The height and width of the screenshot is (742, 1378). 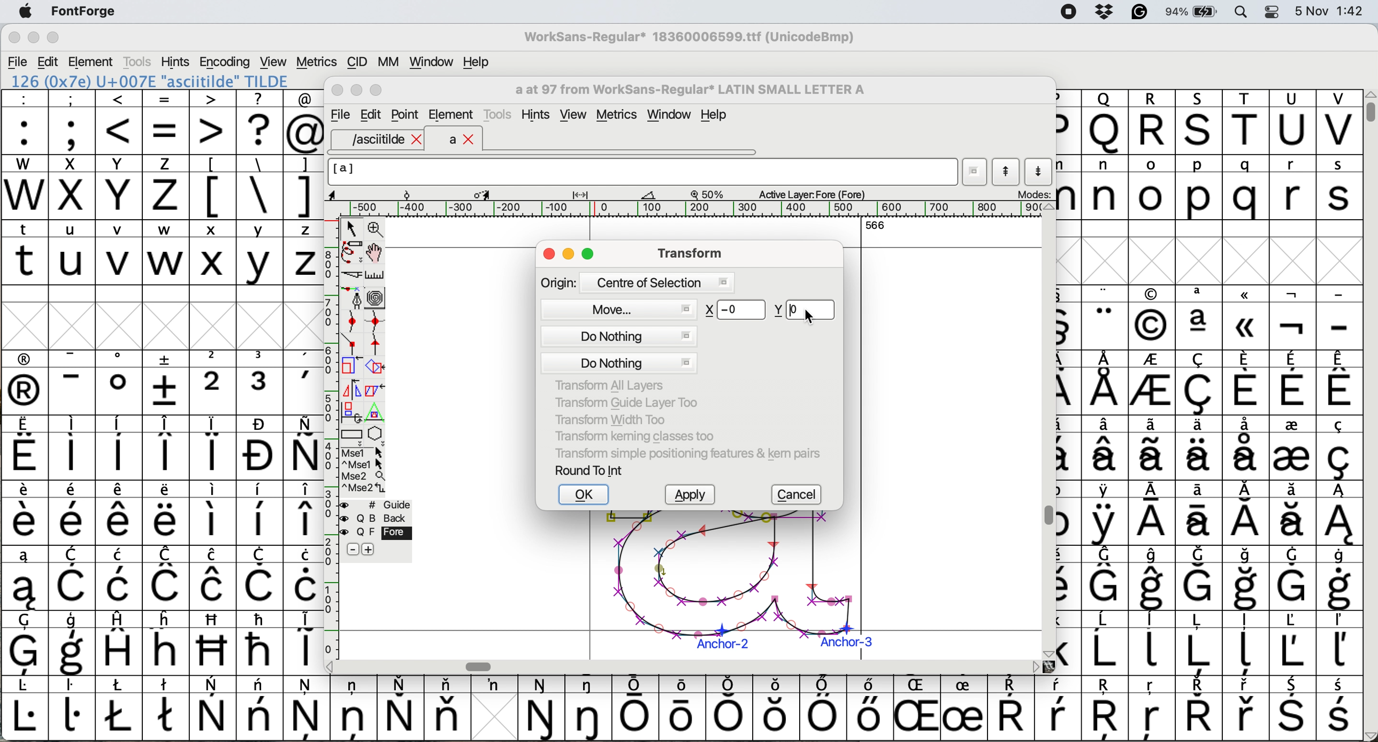 What do you see at coordinates (1036, 666) in the screenshot?
I see `scroll button` at bounding box center [1036, 666].